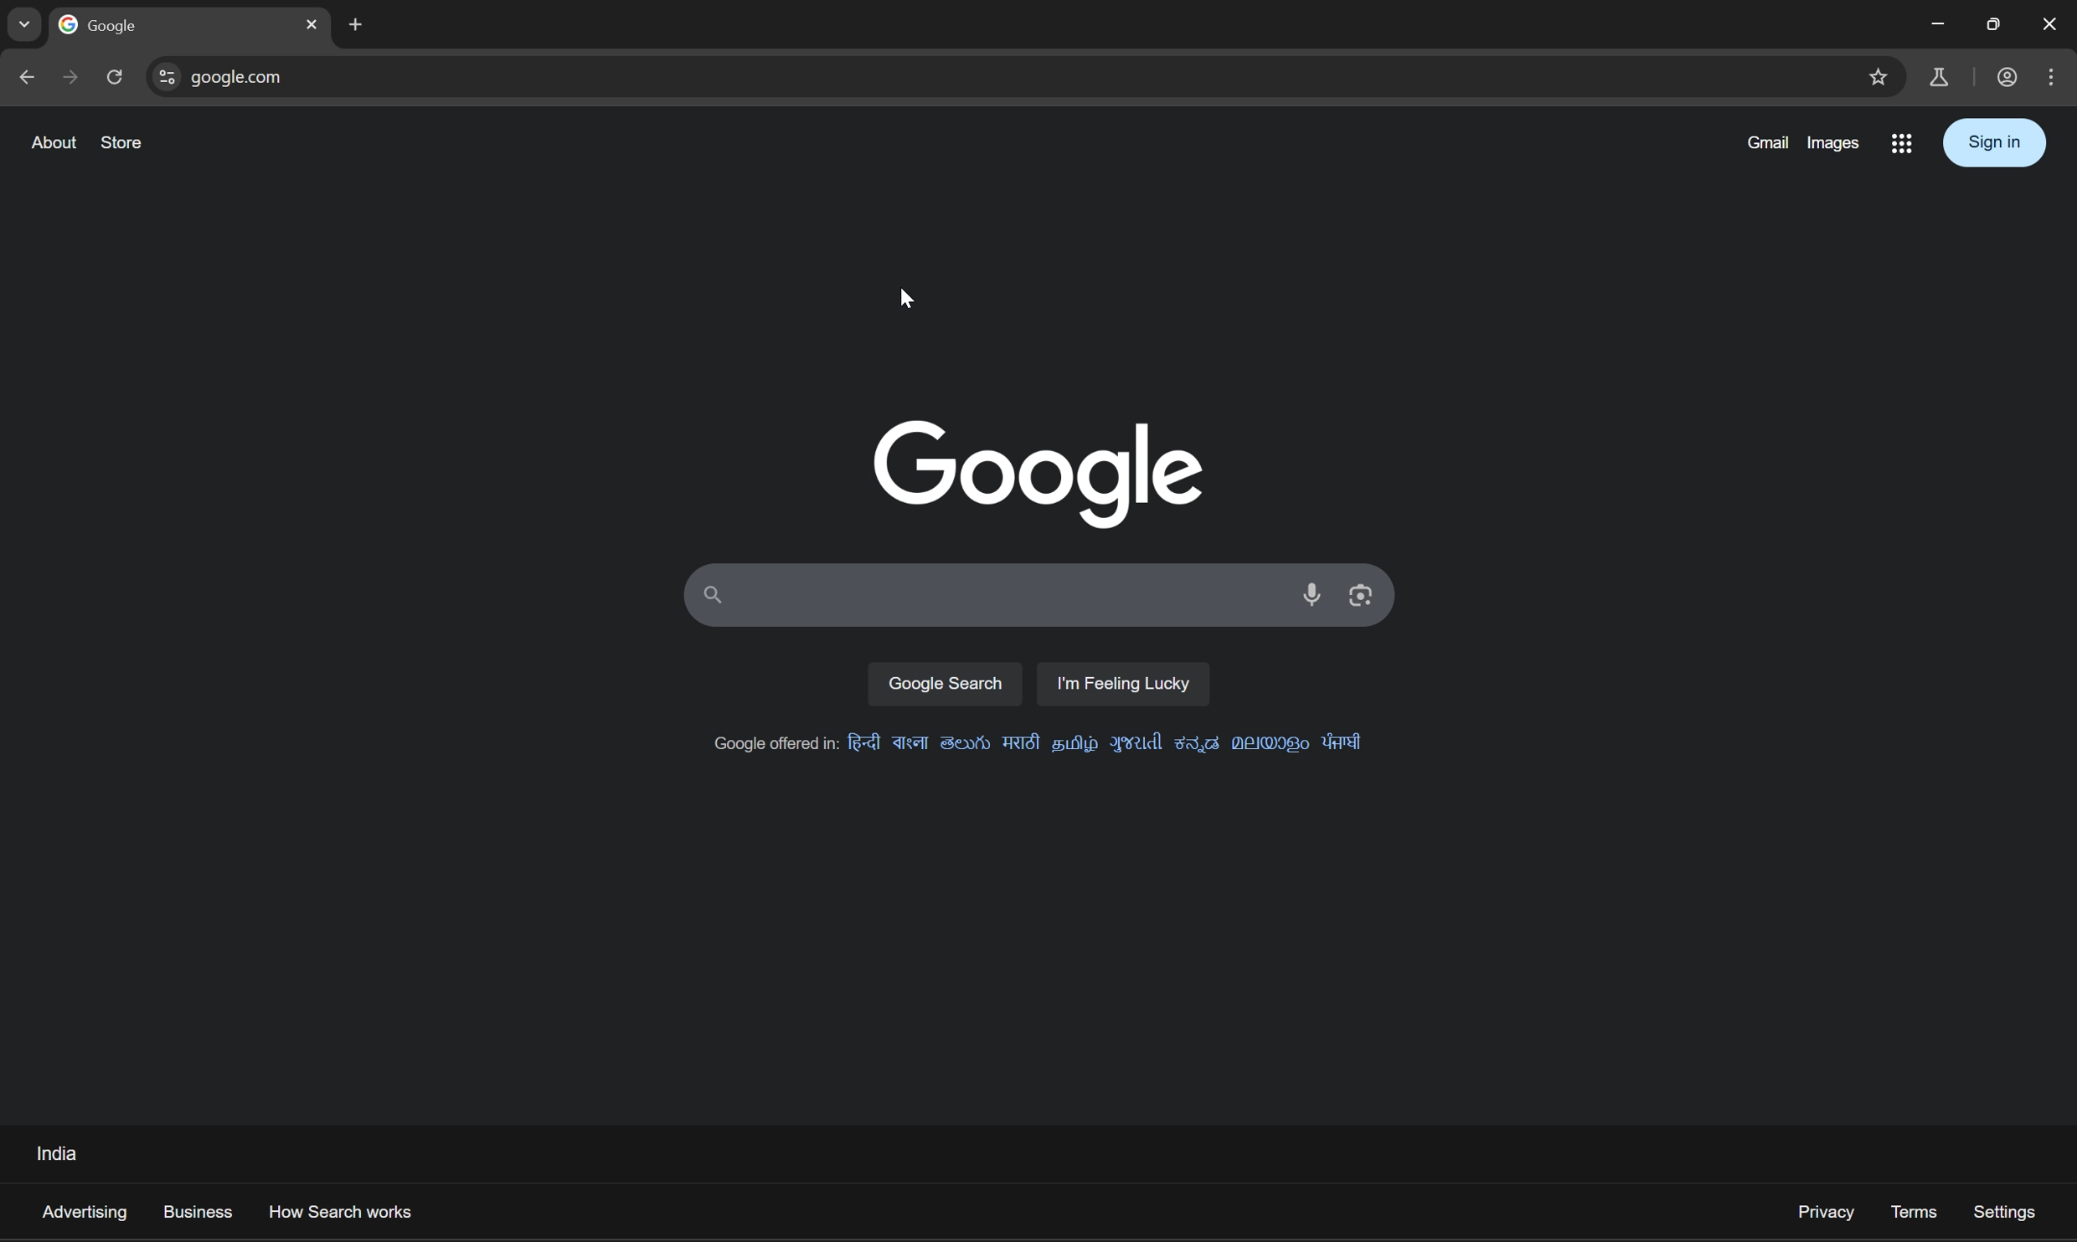  What do you see at coordinates (2007, 75) in the screenshot?
I see `work` at bounding box center [2007, 75].